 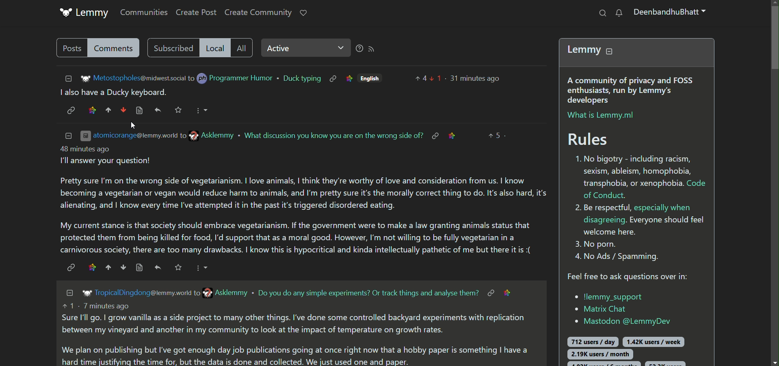 What do you see at coordinates (122, 267) in the screenshot?
I see `downvote` at bounding box center [122, 267].